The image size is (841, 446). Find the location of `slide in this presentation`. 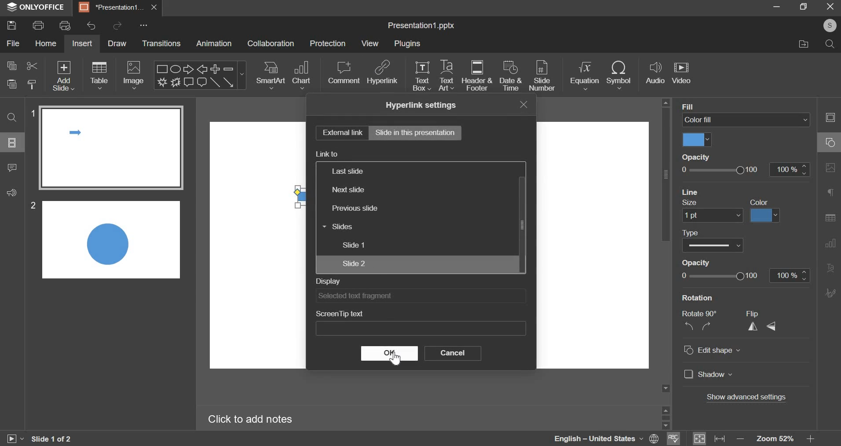

slide in this presentation is located at coordinates (416, 132).